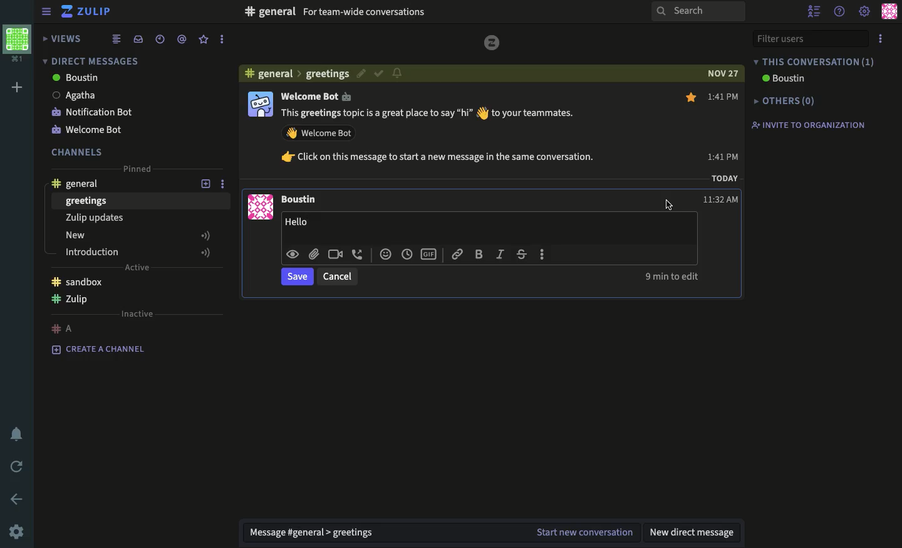  I want to click on create a channel, so click(103, 350).